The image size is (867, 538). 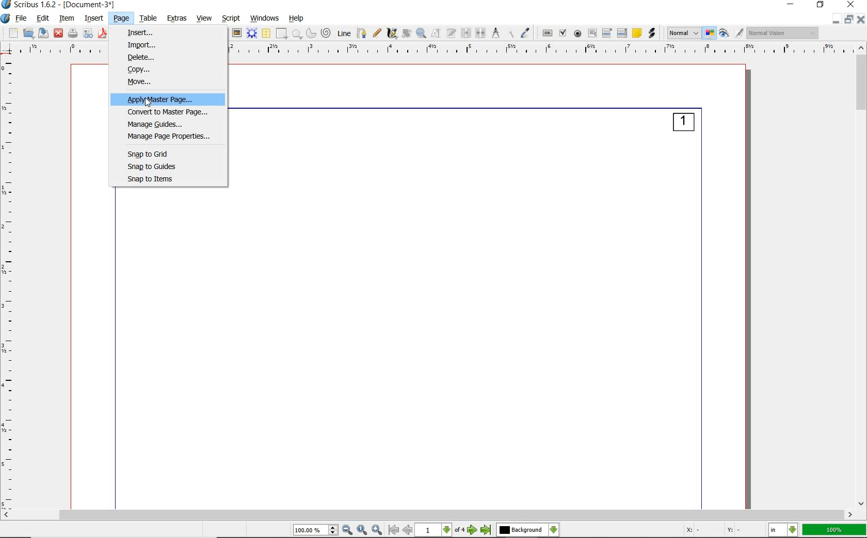 What do you see at coordinates (784, 32) in the screenshot?
I see `visual appearance of the display` at bounding box center [784, 32].